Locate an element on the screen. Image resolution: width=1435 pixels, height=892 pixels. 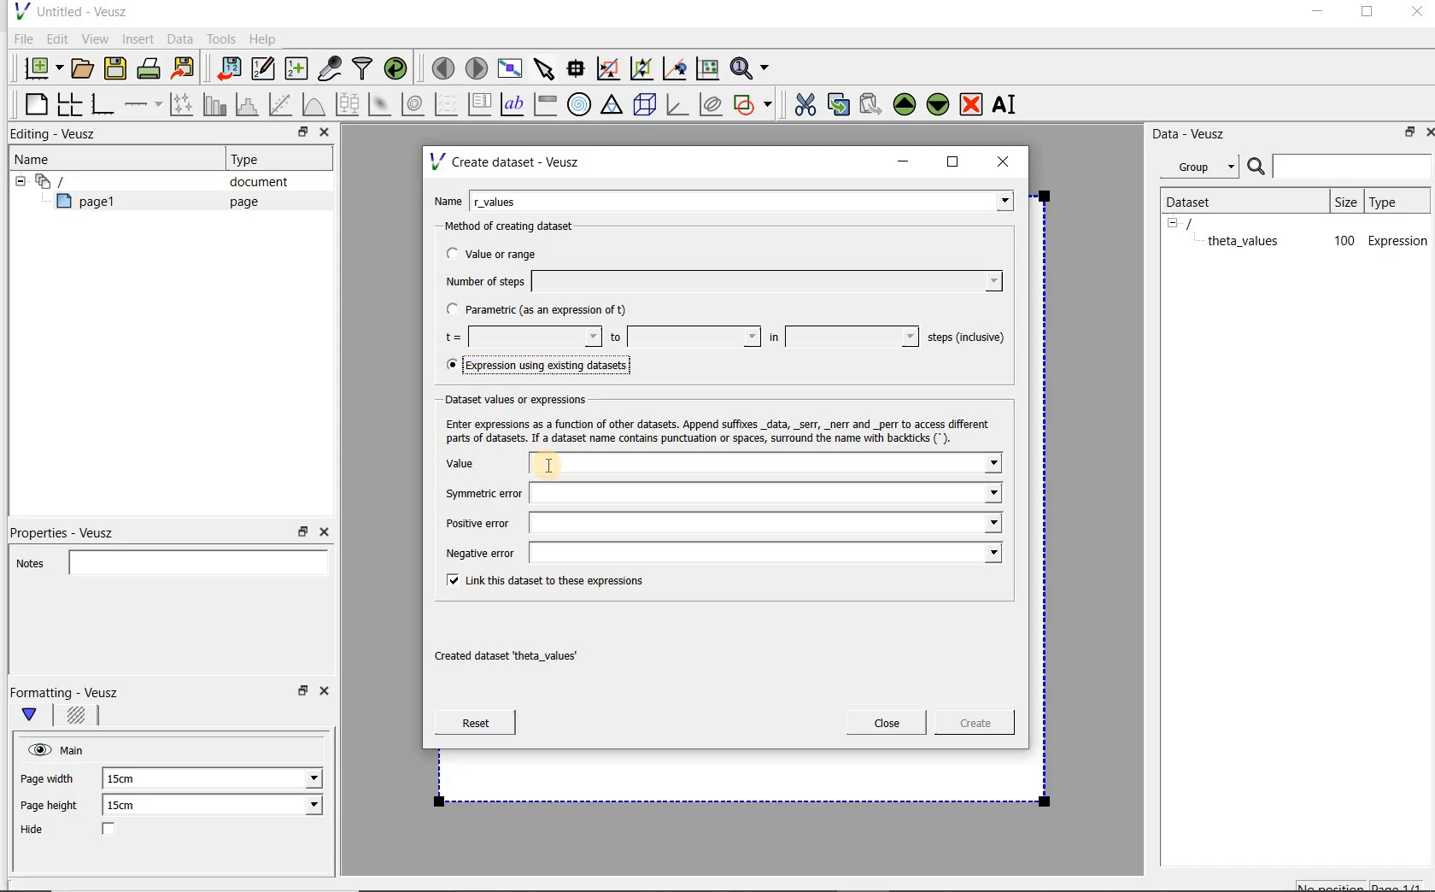
add an axis to a plot is located at coordinates (144, 104).